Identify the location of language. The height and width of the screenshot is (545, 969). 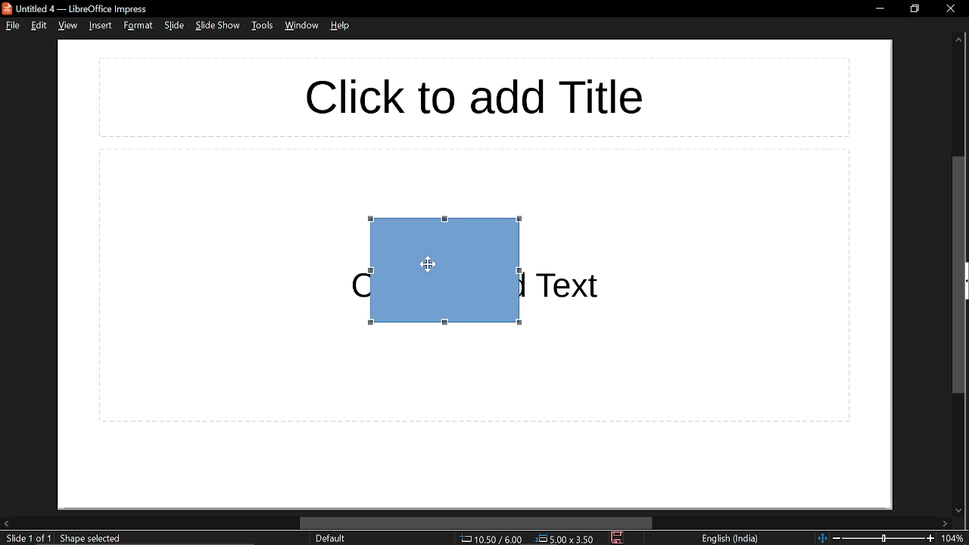
(731, 538).